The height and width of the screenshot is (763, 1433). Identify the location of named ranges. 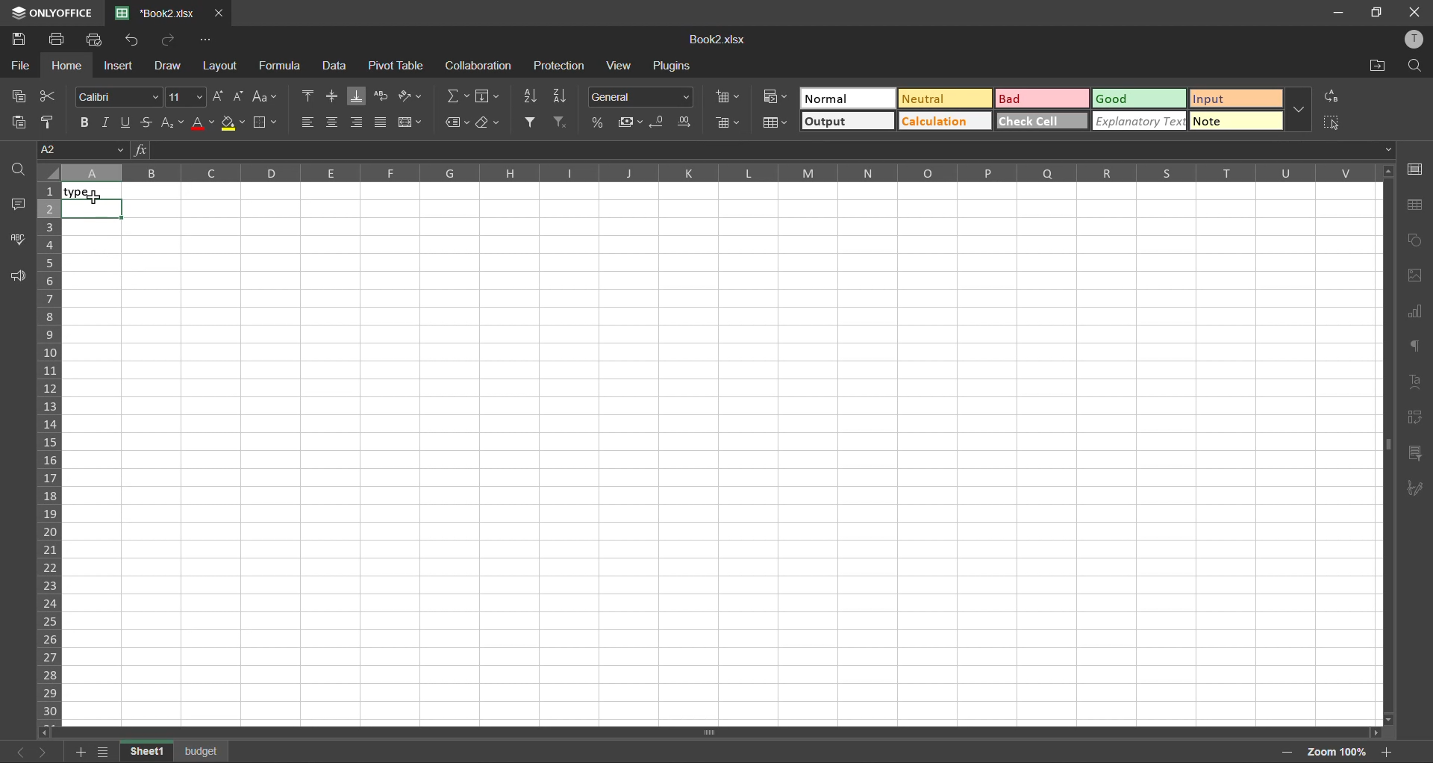
(458, 123).